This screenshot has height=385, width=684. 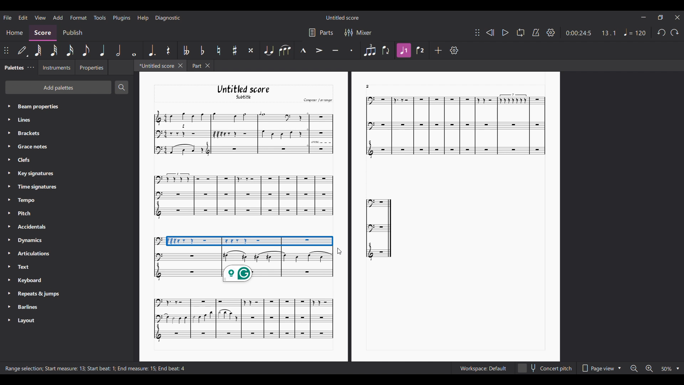 What do you see at coordinates (379, 229) in the screenshot?
I see `Graph` at bounding box center [379, 229].